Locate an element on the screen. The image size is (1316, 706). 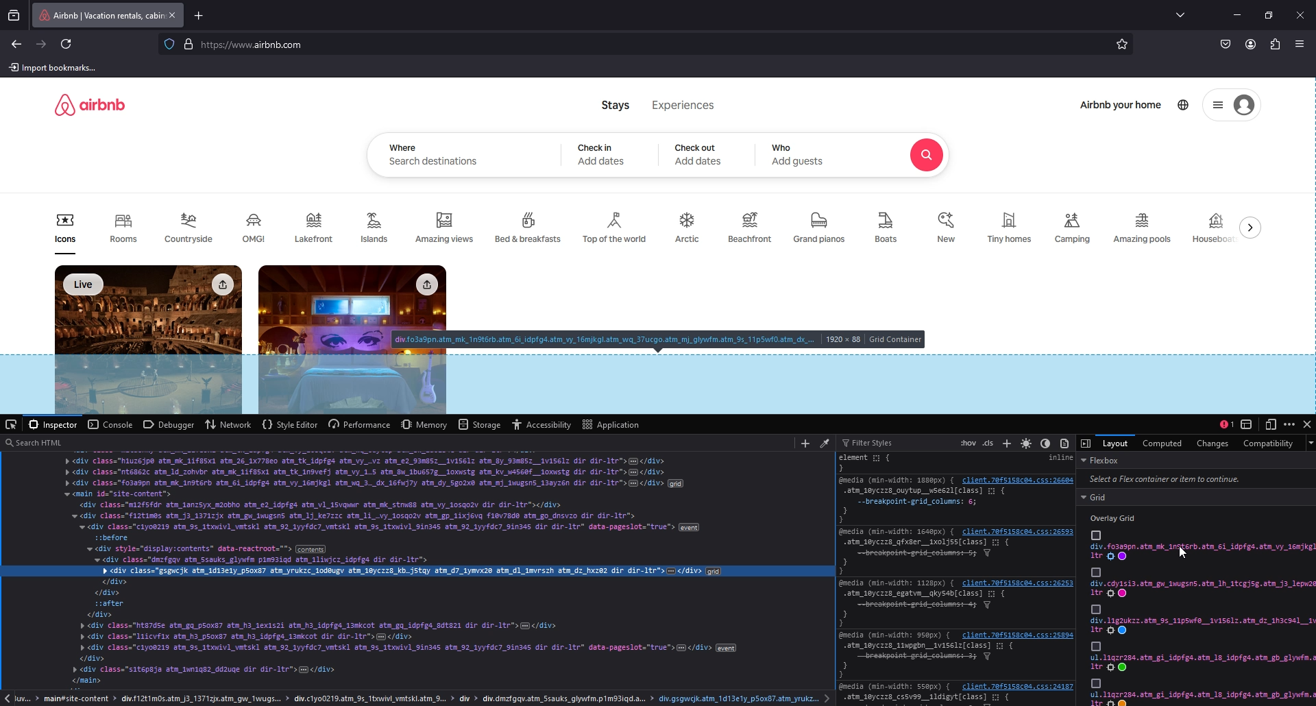
elements is located at coordinates (927, 609).